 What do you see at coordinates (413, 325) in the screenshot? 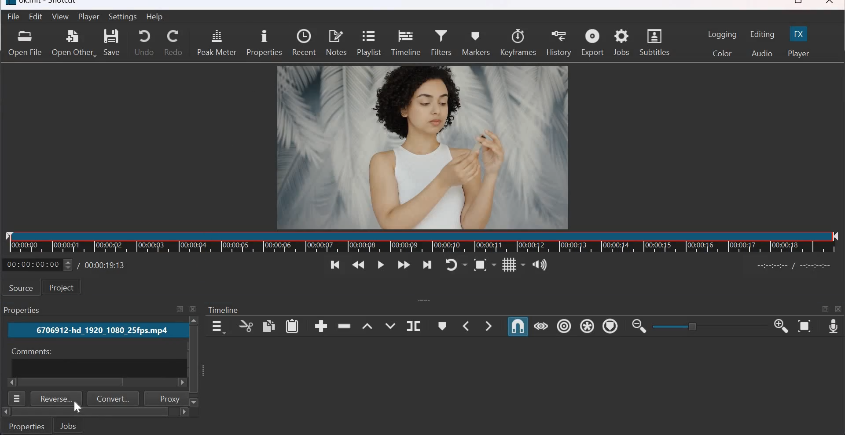
I see `Split at playhead` at bounding box center [413, 325].